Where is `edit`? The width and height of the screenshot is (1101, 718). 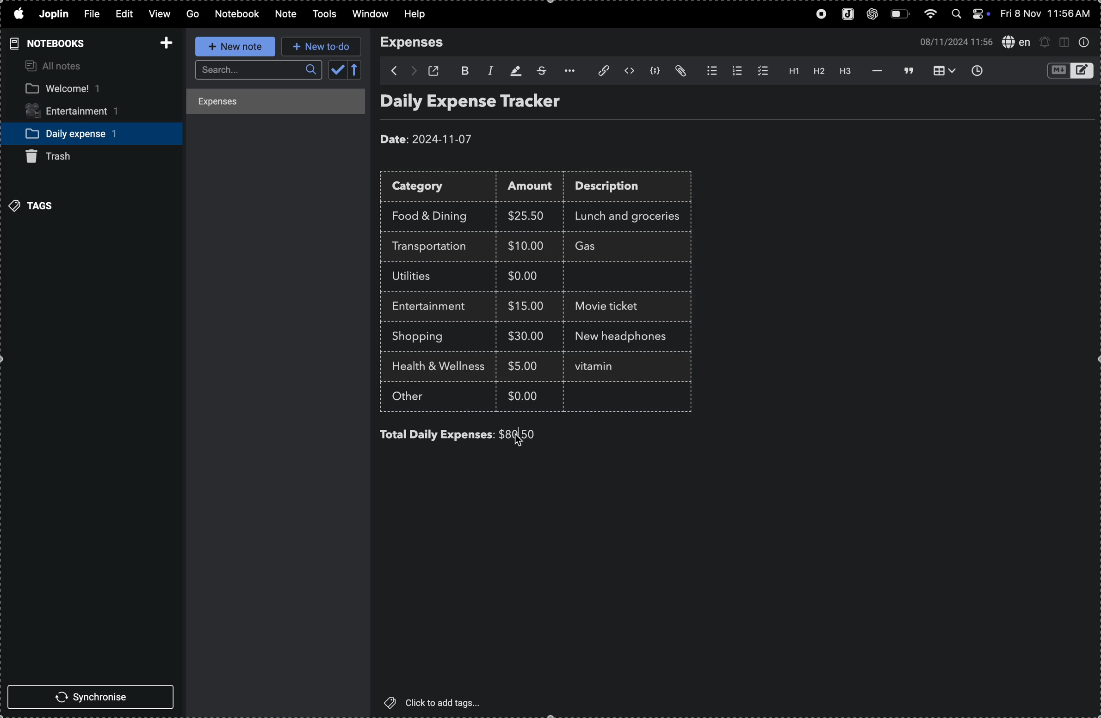 edit is located at coordinates (120, 13).